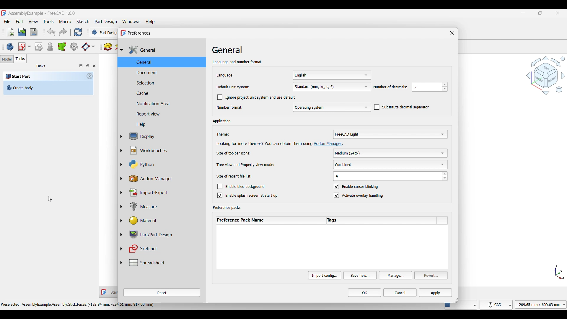 The height and width of the screenshot is (319, 567). What do you see at coordinates (138, 32) in the screenshot?
I see `Preferences` at bounding box center [138, 32].